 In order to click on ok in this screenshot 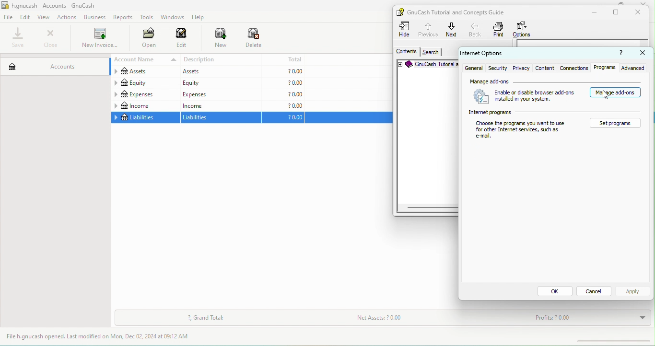, I will do `click(555, 292)`.